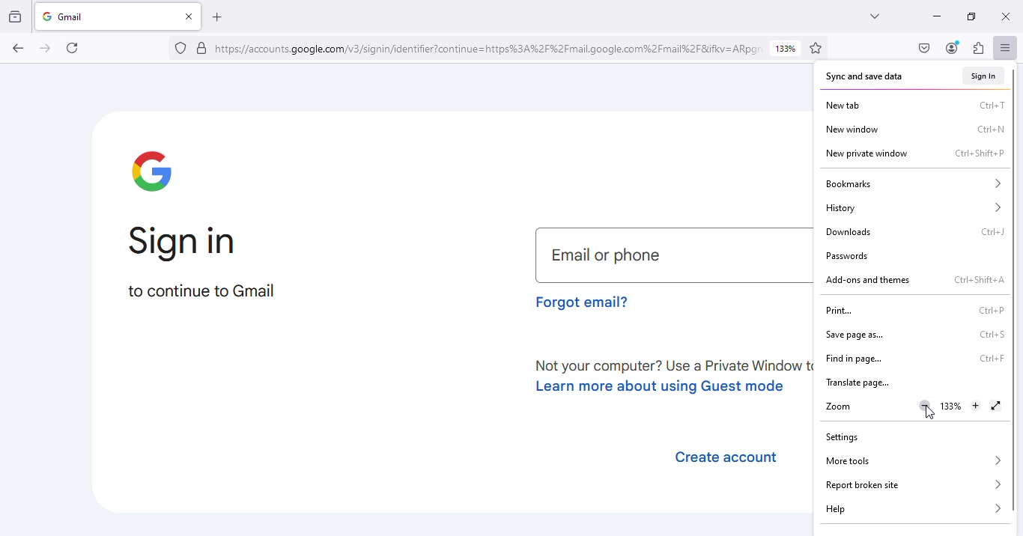 Image resolution: width=1023 pixels, height=536 pixels. I want to click on open application menu, so click(1007, 47).